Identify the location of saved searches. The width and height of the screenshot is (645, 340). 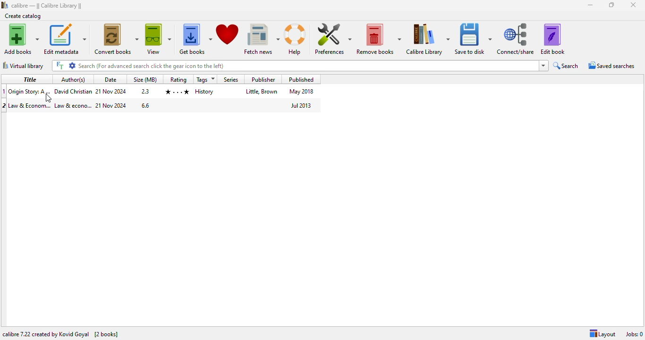
(612, 65).